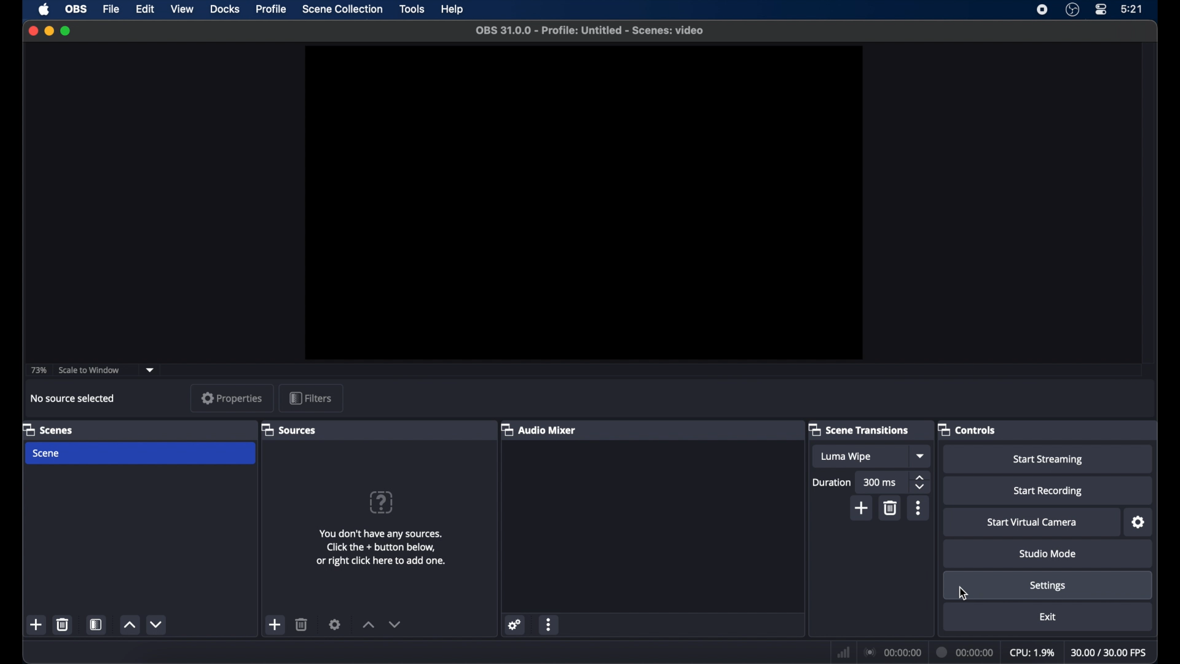 The height and width of the screenshot is (664, 1180). Describe the element at coordinates (1043, 9) in the screenshot. I see `screen recorder` at that location.